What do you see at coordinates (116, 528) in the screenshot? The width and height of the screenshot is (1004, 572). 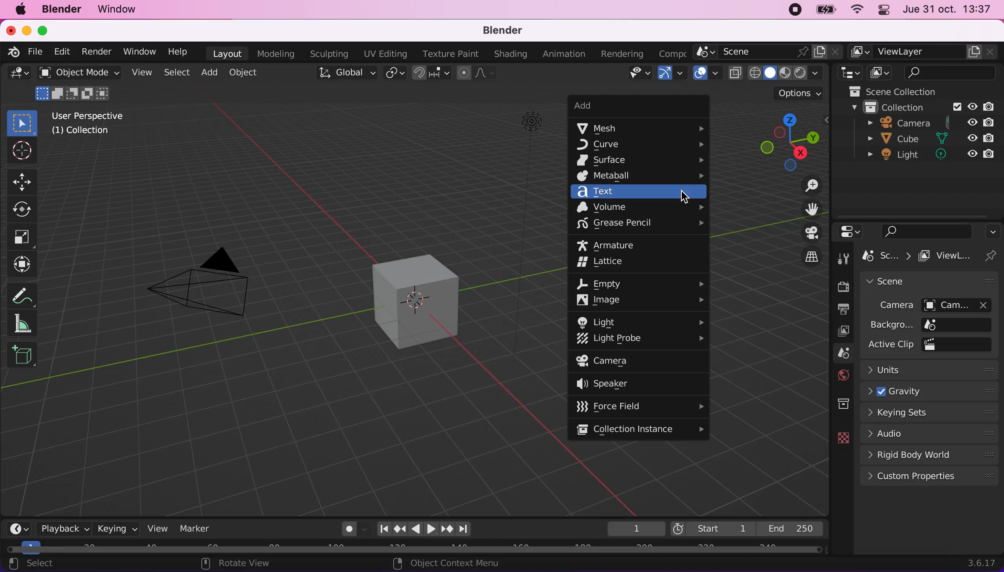 I see `keying` at bounding box center [116, 528].